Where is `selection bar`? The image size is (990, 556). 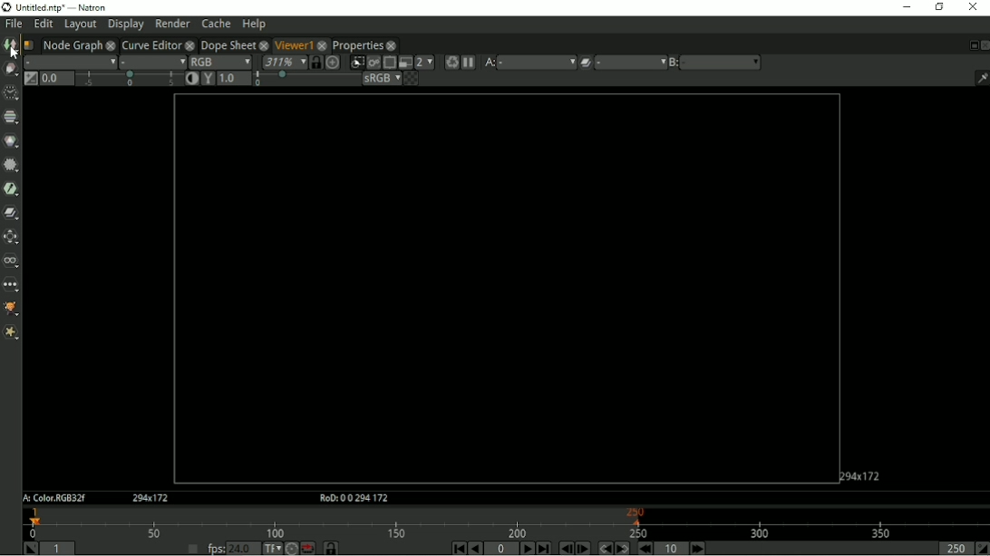
selection bar is located at coordinates (129, 79).